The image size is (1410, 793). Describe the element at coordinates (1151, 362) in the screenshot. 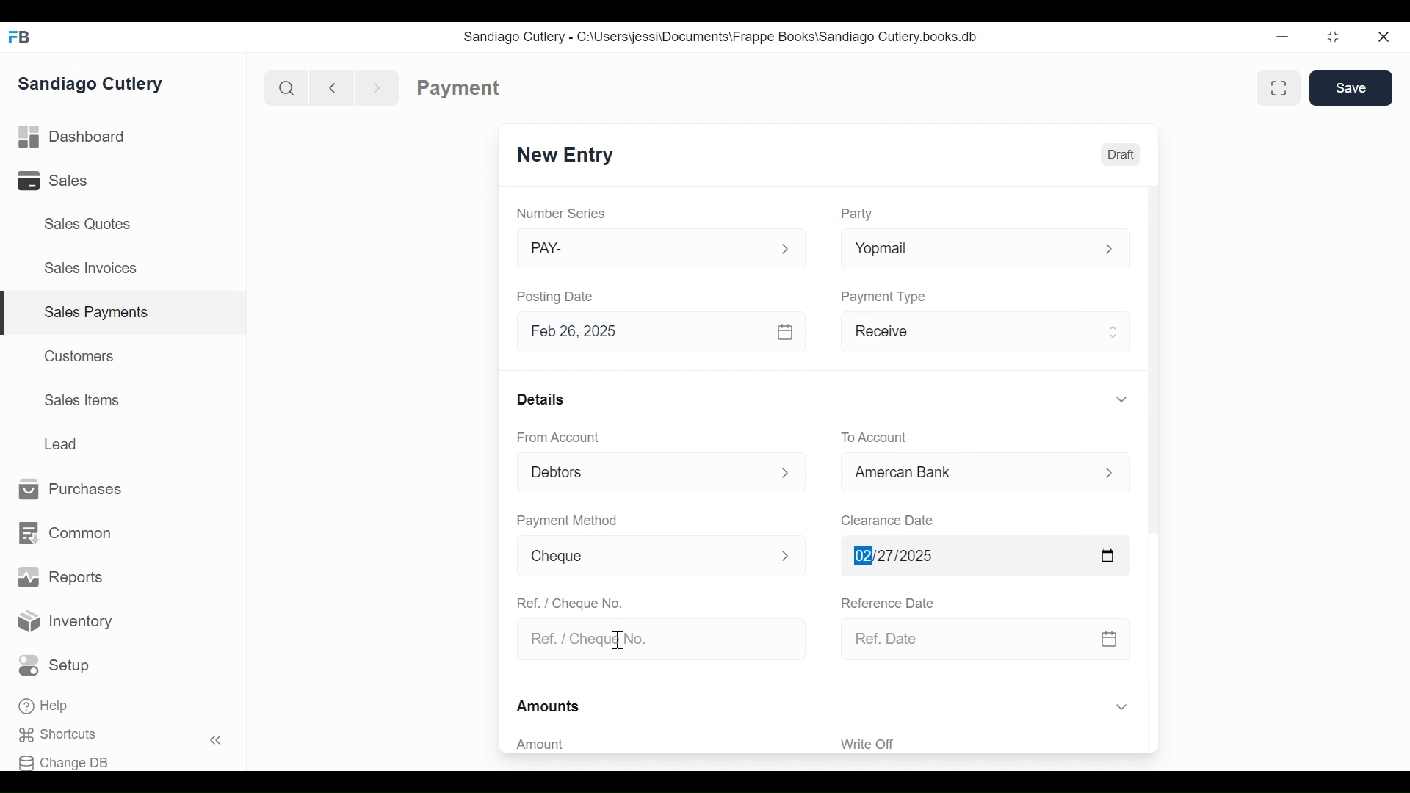

I see `Vertical Scroll bar` at that location.